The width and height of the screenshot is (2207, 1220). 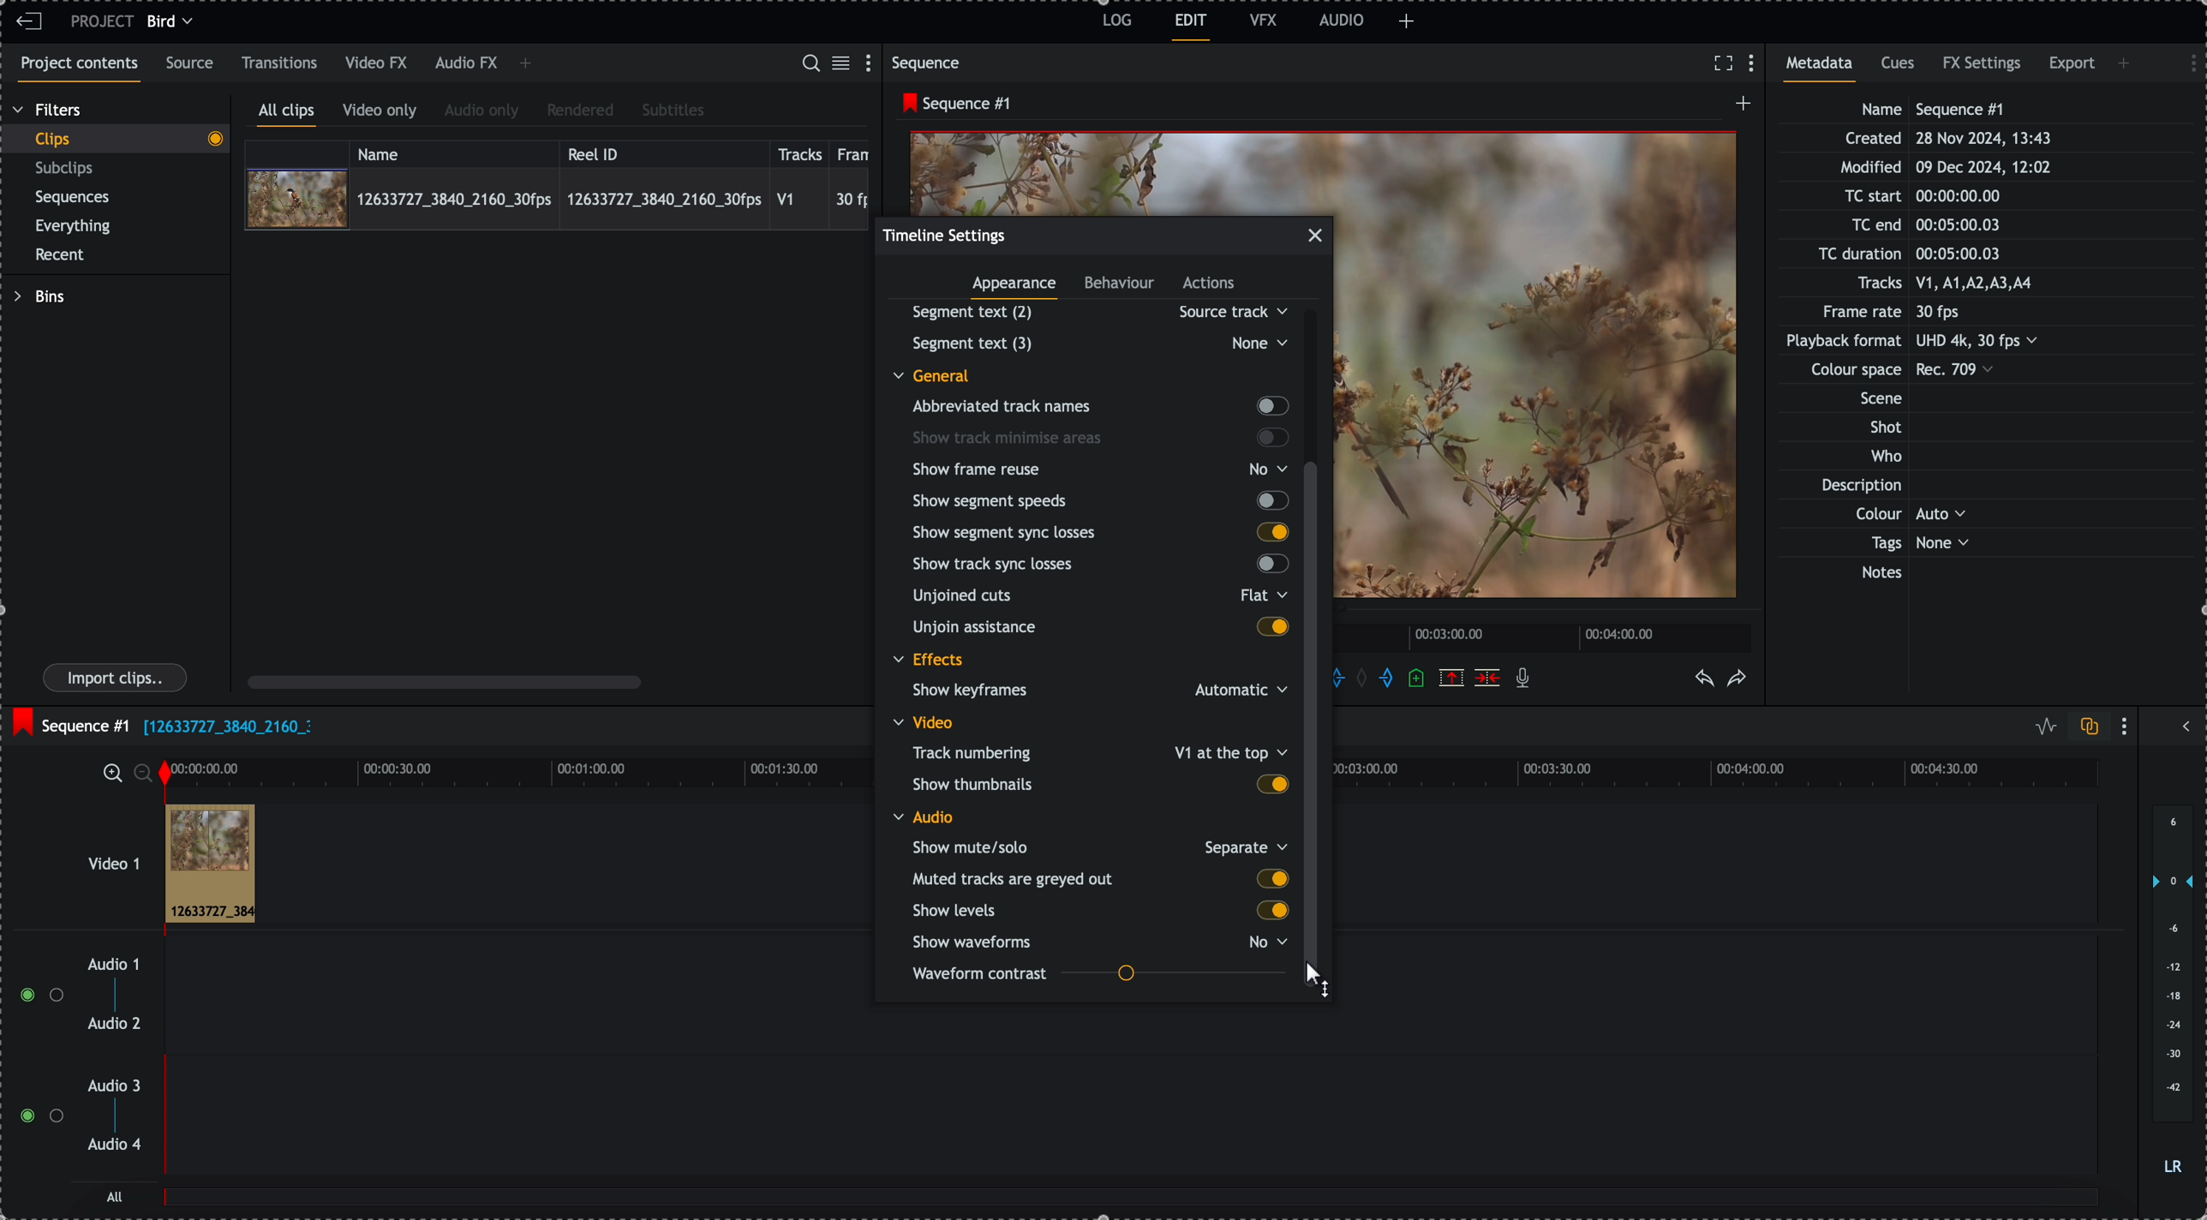 What do you see at coordinates (1097, 343) in the screenshot?
I see `` at bounding box center [1097, 343].